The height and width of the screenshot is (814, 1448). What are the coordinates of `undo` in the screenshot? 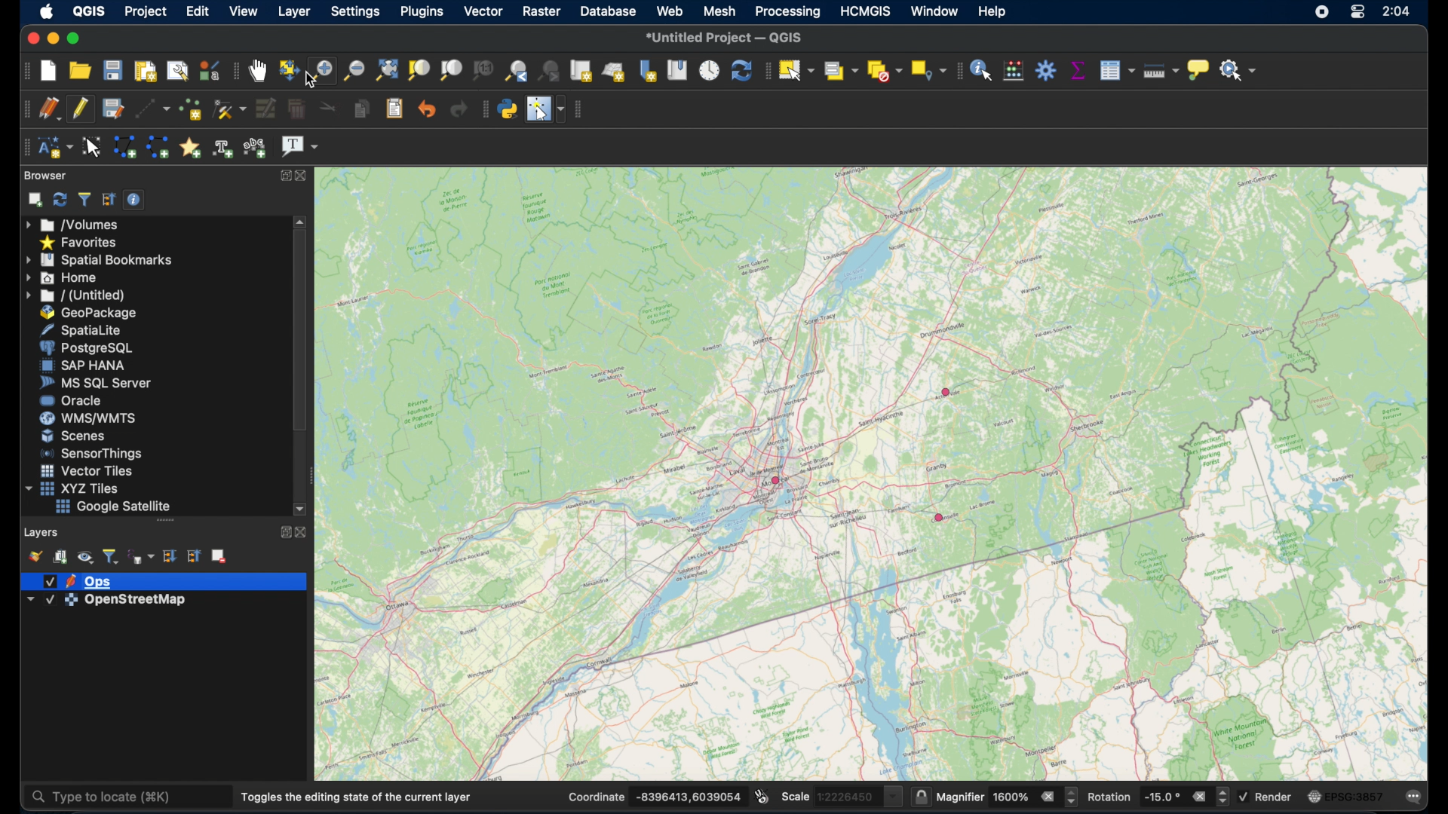 It's located at (425, 109).